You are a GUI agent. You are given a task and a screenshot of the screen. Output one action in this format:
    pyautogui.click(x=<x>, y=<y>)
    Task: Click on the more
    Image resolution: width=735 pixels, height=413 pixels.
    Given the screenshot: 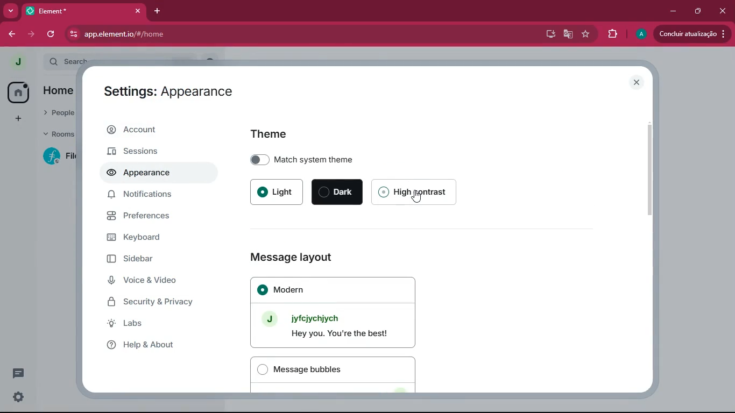 What is the action you would take?
    pyautogui.click(x=17, y=119)
    